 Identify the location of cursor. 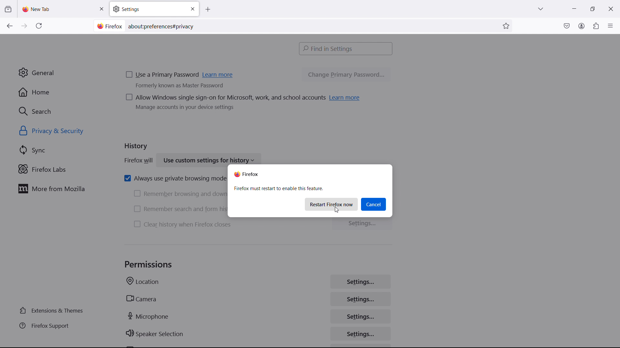
(338, 209).